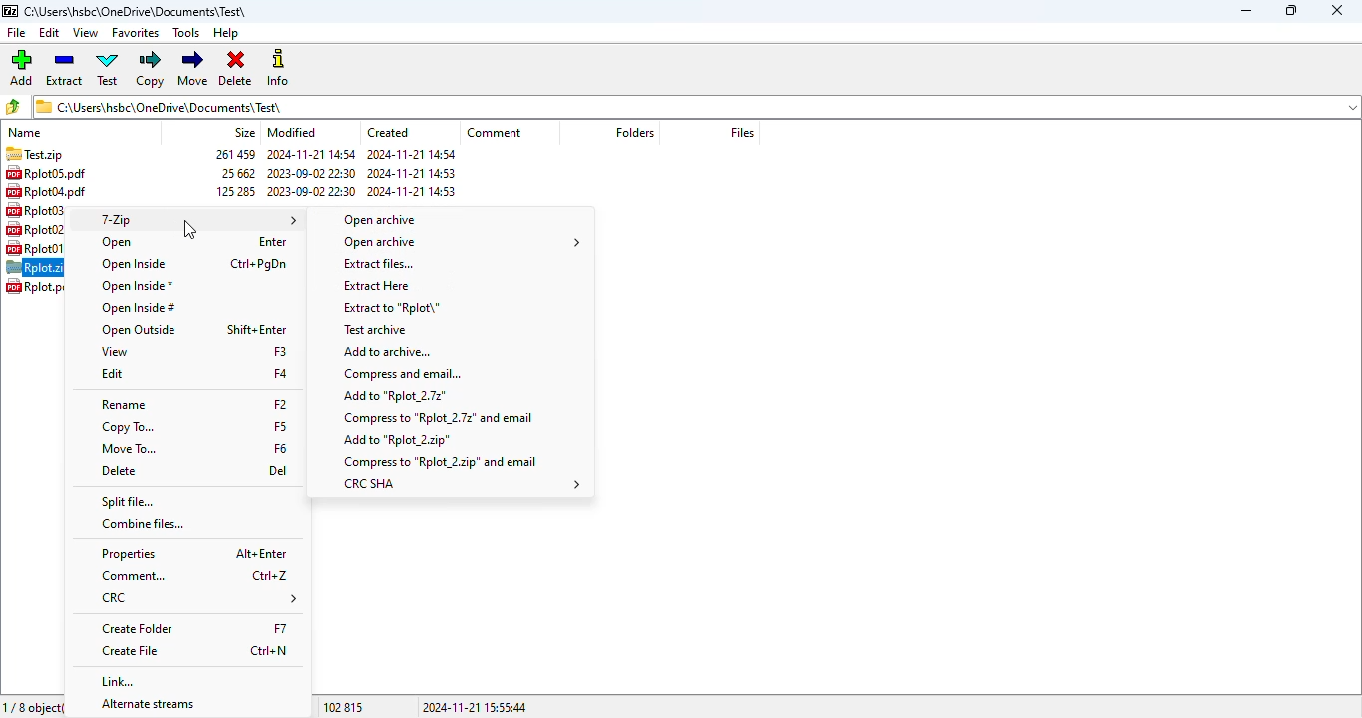 The image size is (1362, 718). Describe the element at coordinates (199, 220) in the screenshot. I see `7-Zip` at that location.